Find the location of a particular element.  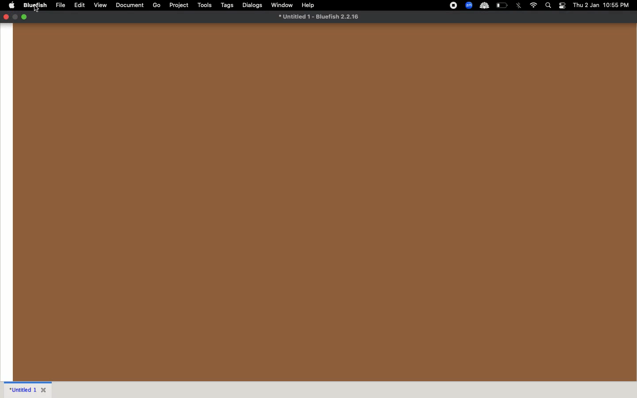

Zoom video calling application is located at coordinates (469, 5).